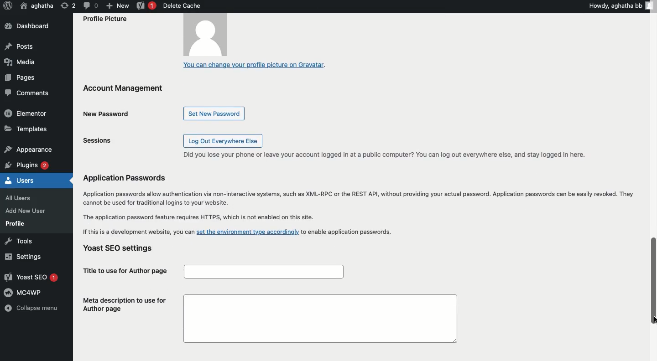  What do you see at coordinates (20, 180) in the screenshot?
I see `Users` at bounding box center [20, 180].